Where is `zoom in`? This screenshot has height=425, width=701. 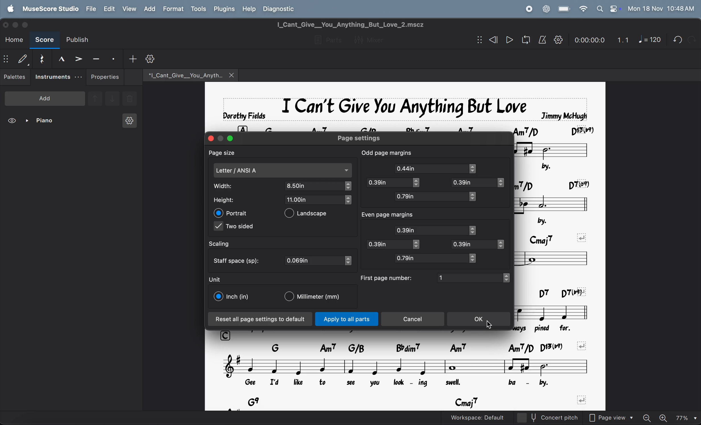 zoom in is located at coordinates (665, 417).